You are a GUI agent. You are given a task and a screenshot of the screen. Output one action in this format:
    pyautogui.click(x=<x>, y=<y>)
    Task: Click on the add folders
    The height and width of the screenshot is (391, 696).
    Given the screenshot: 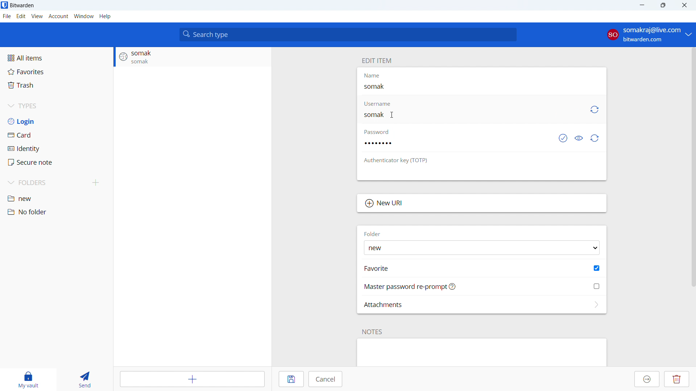 What is the action you would take?
    pyautogui.click(x=96, y=183)
    